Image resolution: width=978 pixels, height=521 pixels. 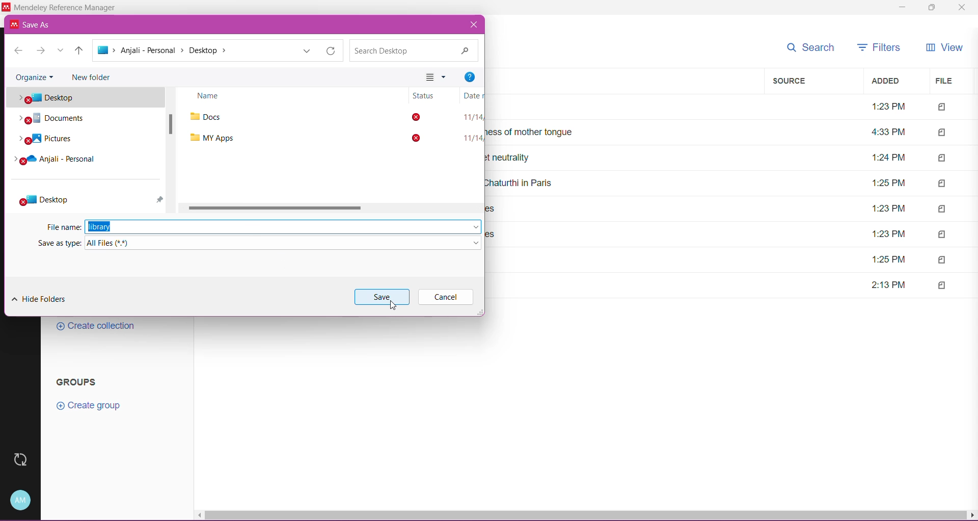 What do you see at coordinates (35, 24) in the screenshot?
I see `Save As` at bounding box center [35, 24].